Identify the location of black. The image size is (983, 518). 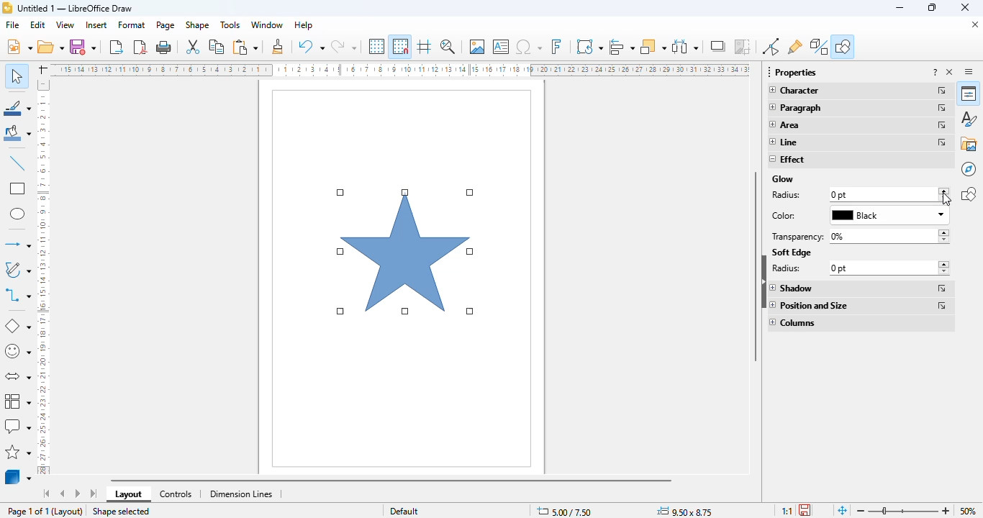
(892, 214).